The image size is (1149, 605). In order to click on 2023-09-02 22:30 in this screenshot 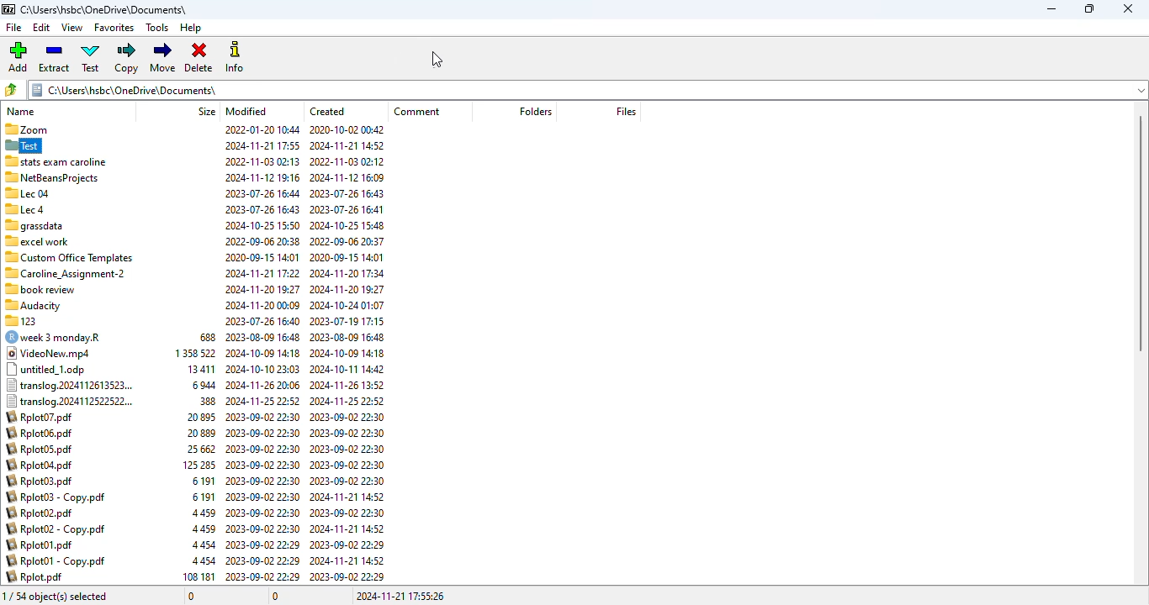, I will do `click(347, 513)`.